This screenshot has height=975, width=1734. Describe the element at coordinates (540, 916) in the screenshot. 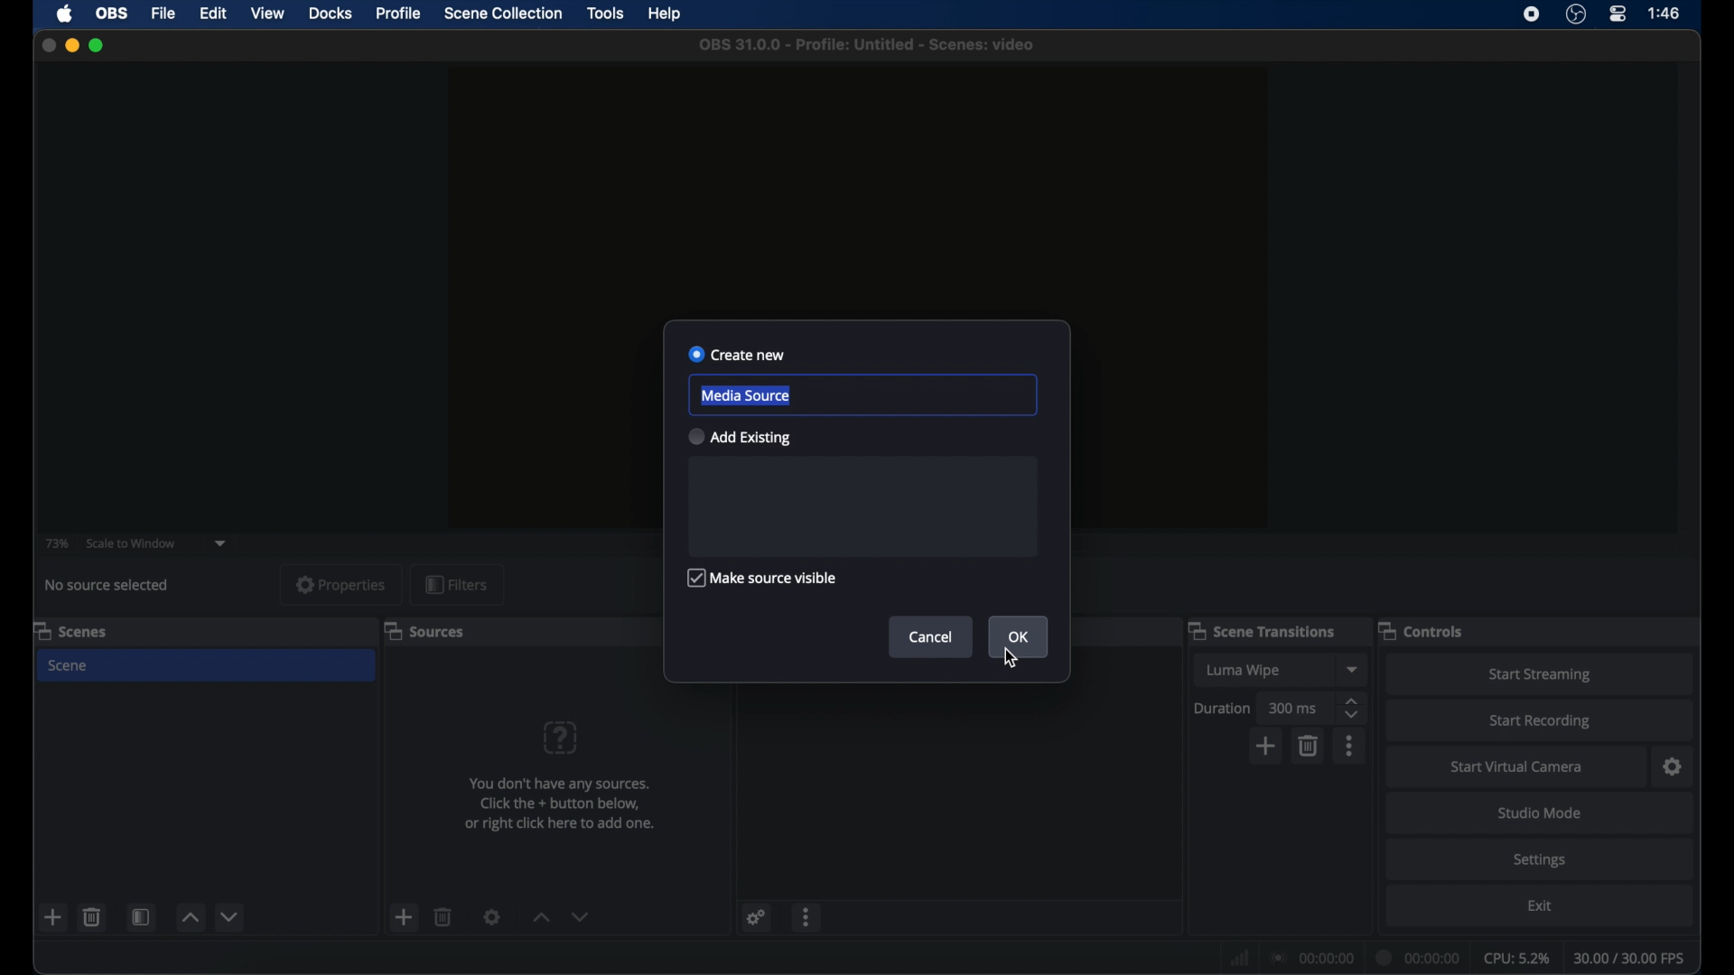

I see `increment` at that location.